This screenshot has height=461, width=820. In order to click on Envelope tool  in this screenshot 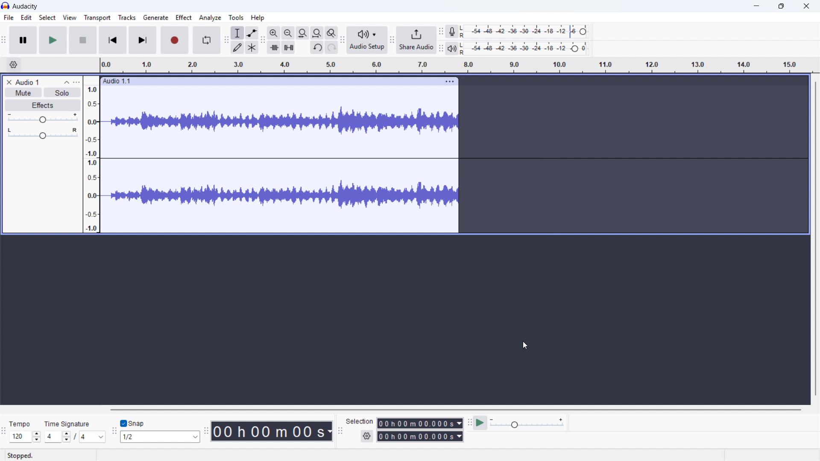, I will do `click(252, 33)`.